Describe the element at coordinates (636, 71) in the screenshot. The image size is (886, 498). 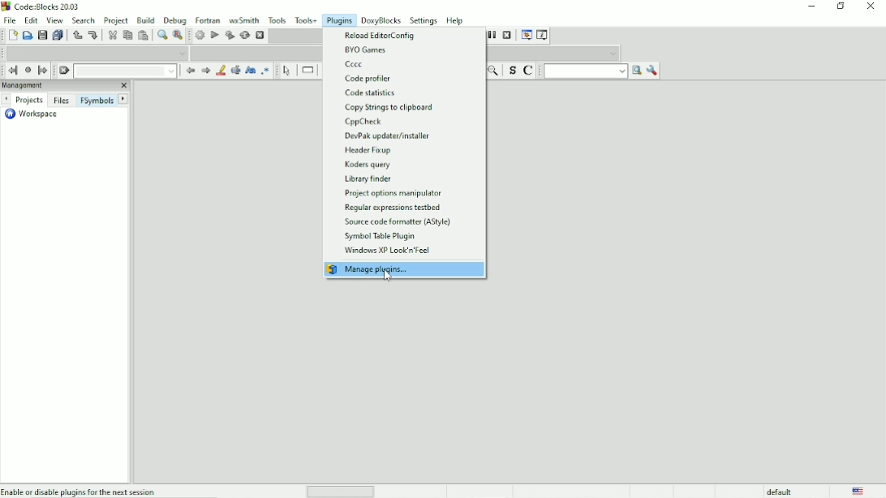
I see `Run search` at that location.